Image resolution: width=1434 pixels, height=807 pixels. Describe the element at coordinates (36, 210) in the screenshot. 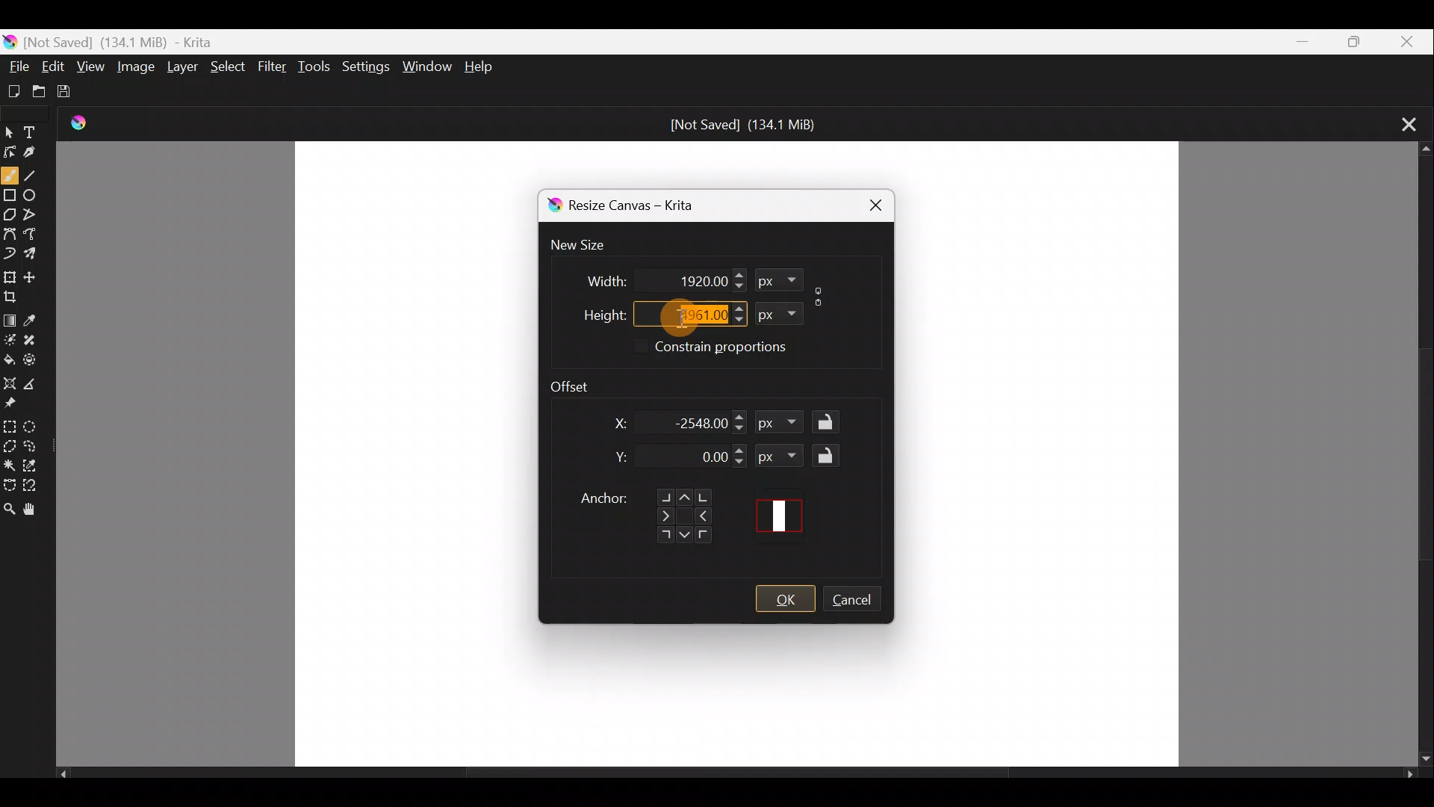

I see `Polyline tool` at that location.